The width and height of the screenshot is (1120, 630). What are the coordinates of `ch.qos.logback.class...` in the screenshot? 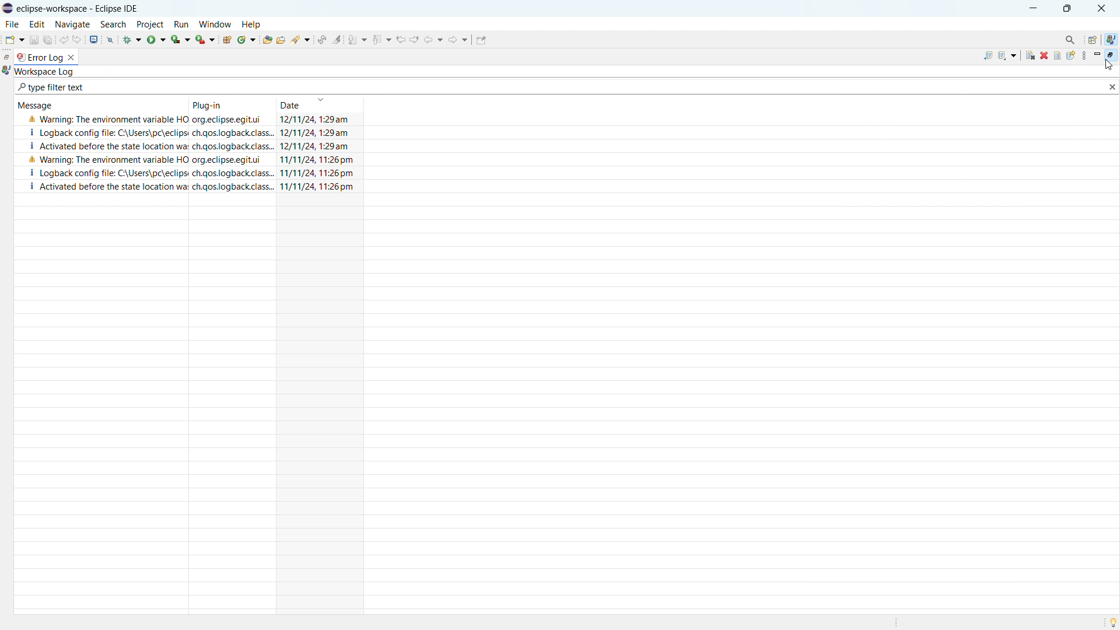 It's located at (235, 173).